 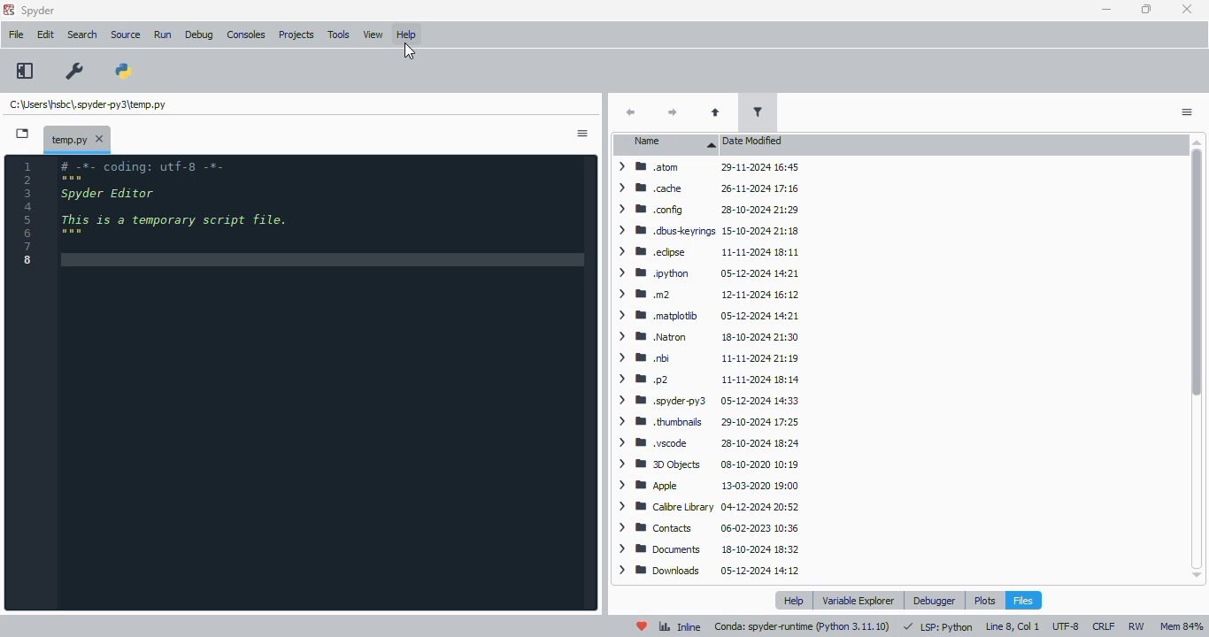 I want to click on search, so click(x=82, y=35).